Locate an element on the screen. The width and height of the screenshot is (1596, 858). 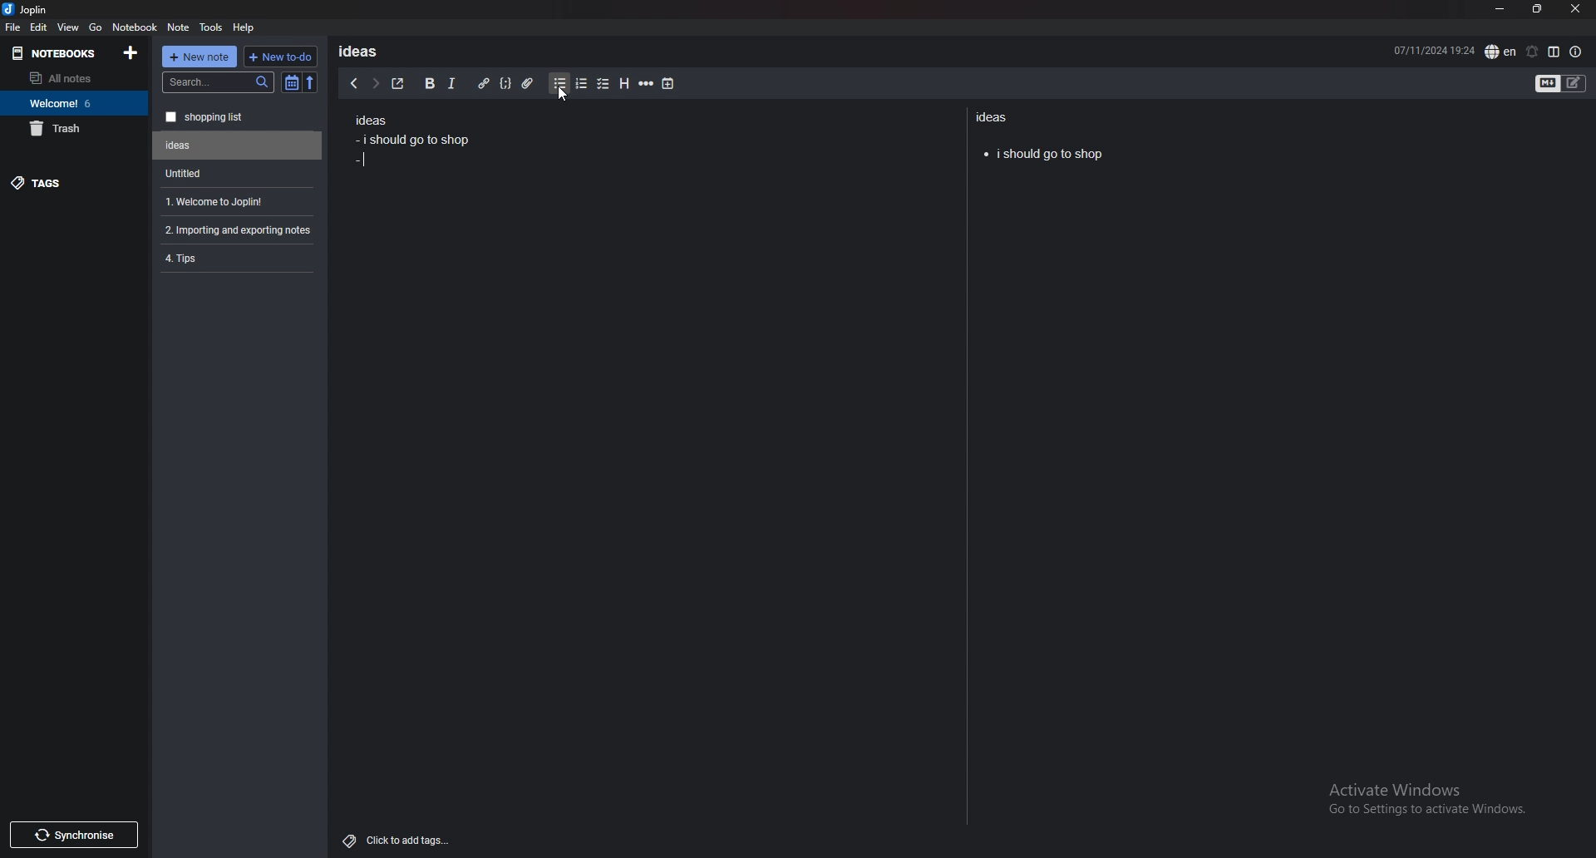
Welcome is located at coordinates (73, 102).